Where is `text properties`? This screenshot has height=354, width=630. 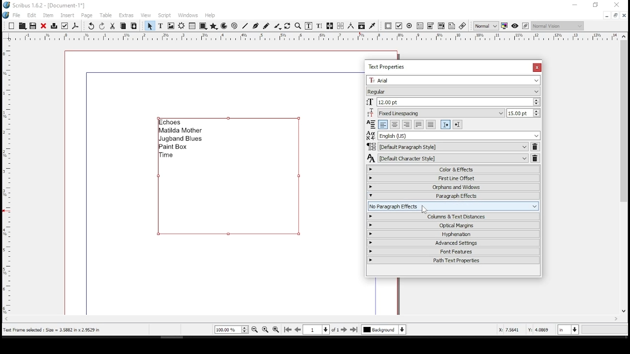
text properties is located at coordinates (389, 66).